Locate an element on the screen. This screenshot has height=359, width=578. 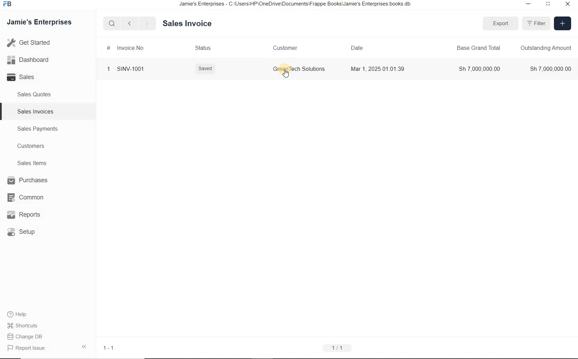
Shortcuts is located at coordinates (25, 325).